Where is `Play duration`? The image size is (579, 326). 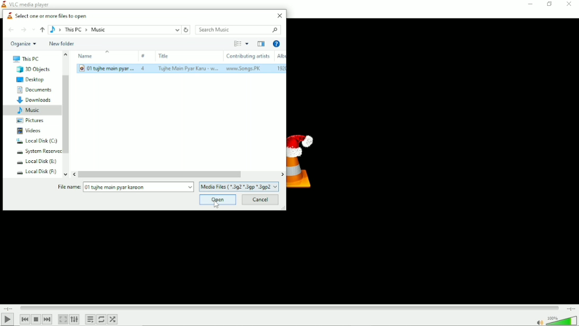 Play duration is located at coordinates (289, 308).